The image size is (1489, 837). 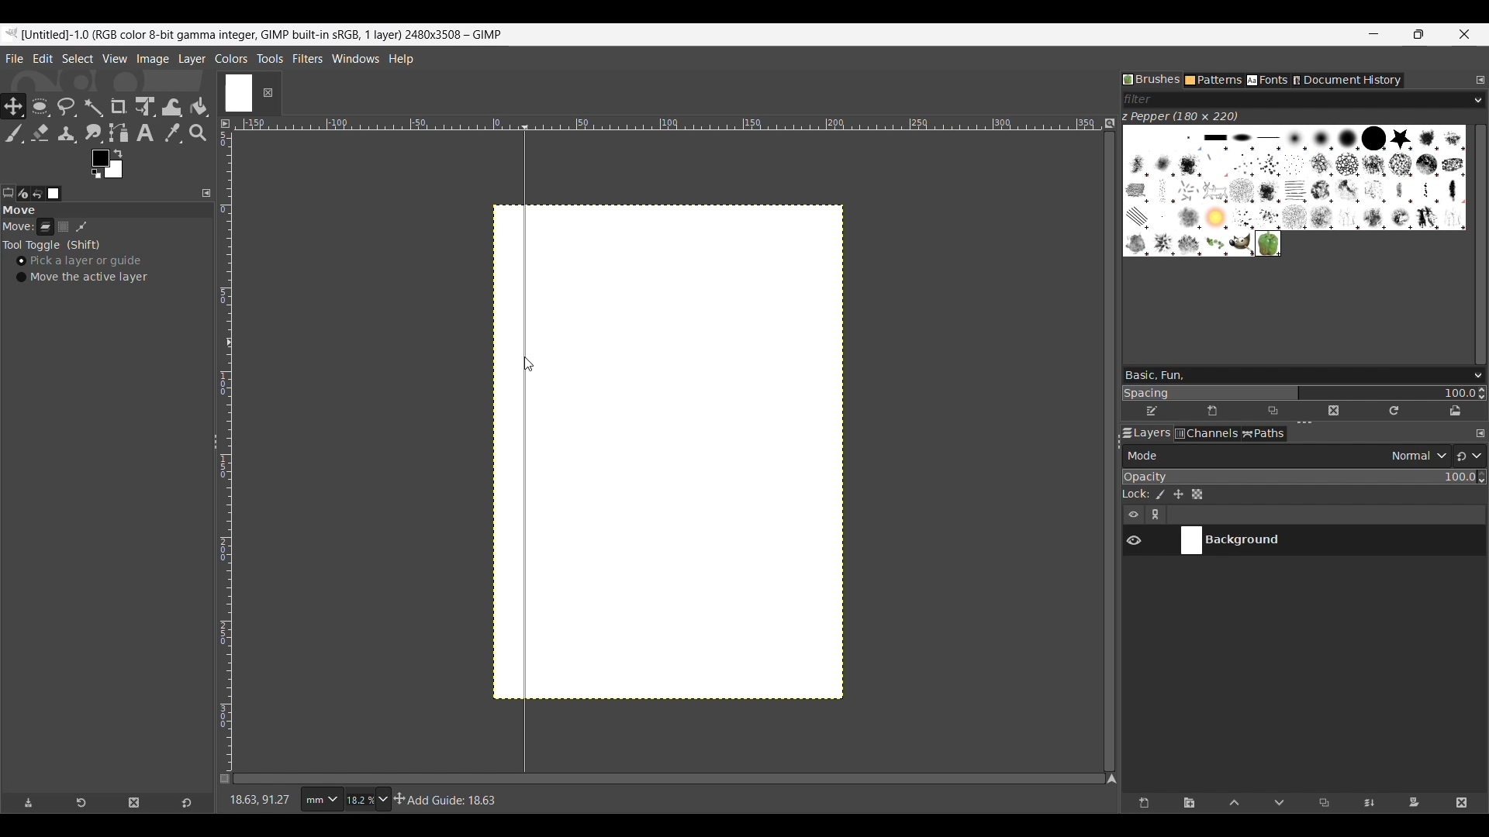 I want to click on Fuzzy select tool, so click(x=93, y=107).